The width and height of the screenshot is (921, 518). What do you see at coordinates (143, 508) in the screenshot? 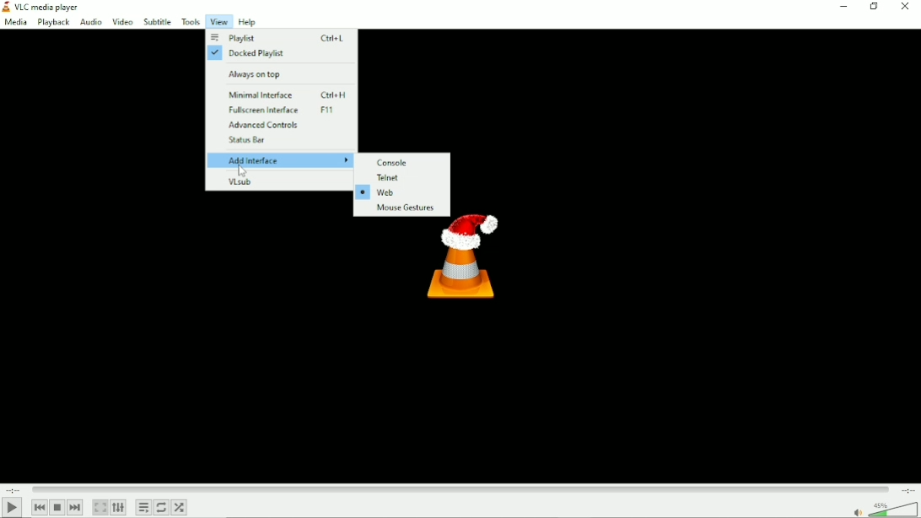
I see `Toggle playlist` at bounding box center [143, 508].